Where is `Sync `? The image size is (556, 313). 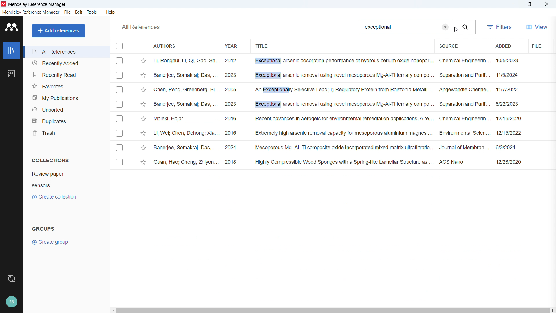 Sync  is located at coordinates (10, 279).